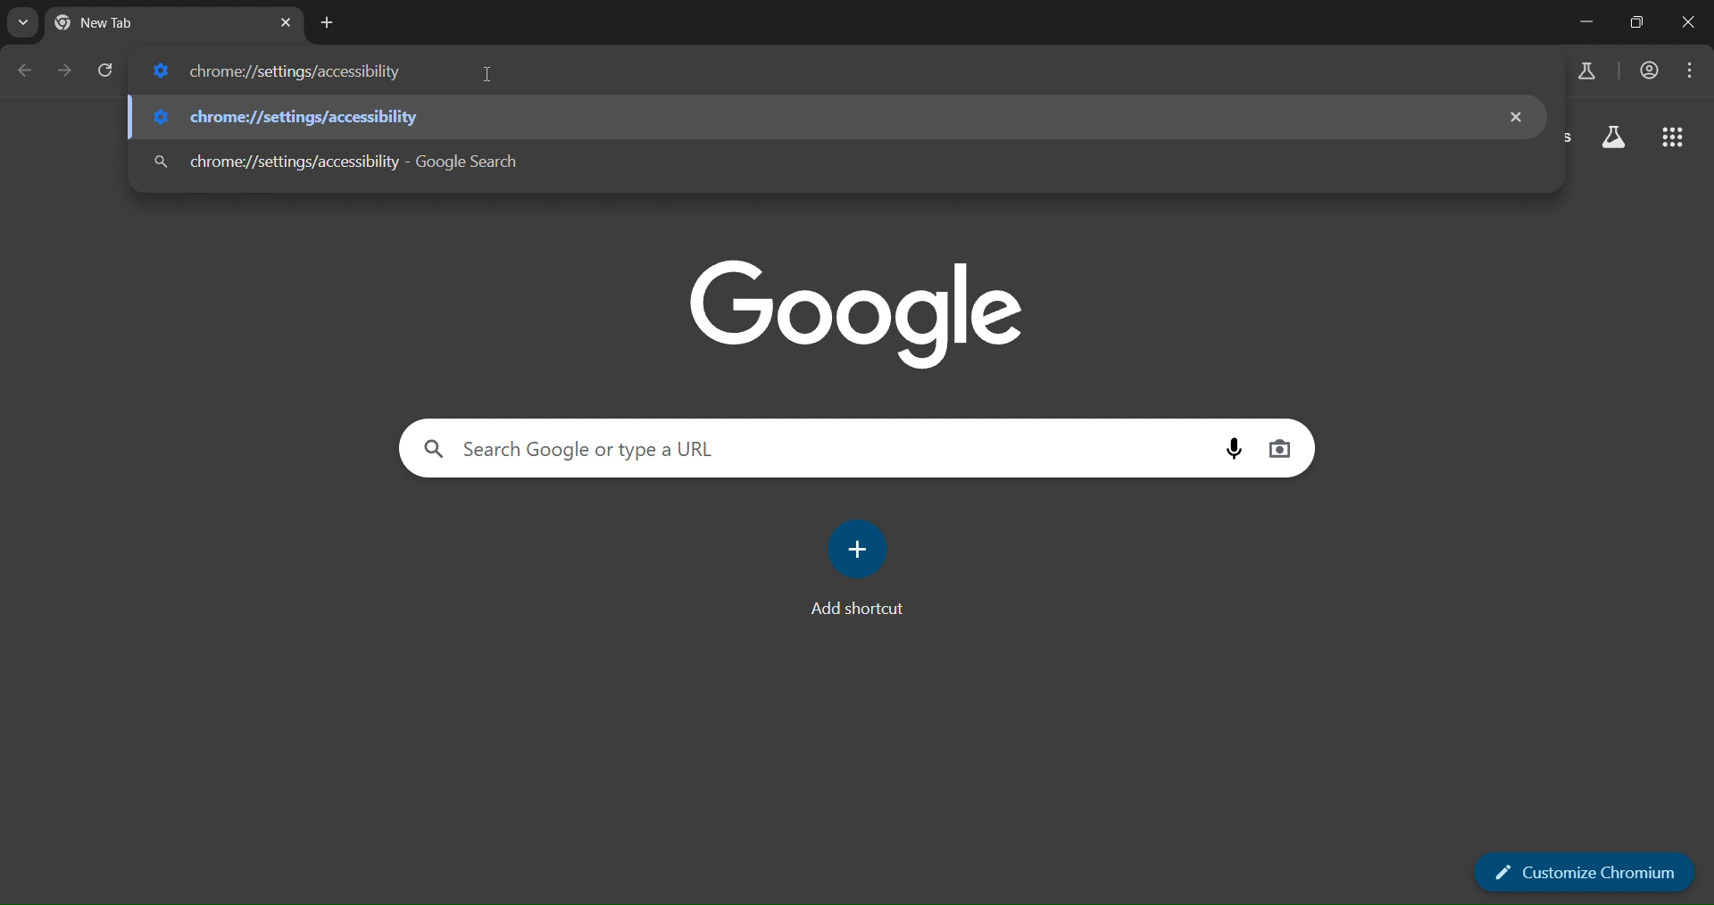 This screenshot has width=1714, height=905. Describe the element at coordinates (1672, 137) in the screenshot. I see `google apps` at that location.